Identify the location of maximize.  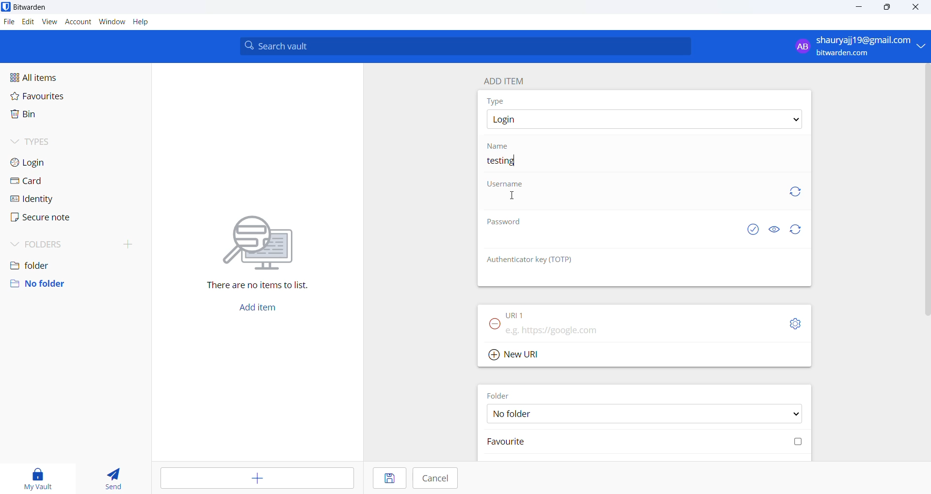
(888, 8).